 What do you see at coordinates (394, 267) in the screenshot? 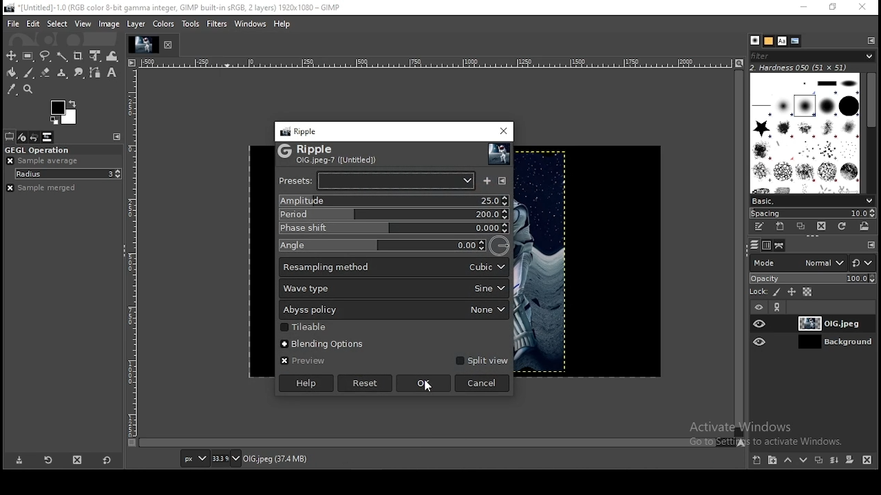
I see `resampling method` at bounding box center [394, 267].